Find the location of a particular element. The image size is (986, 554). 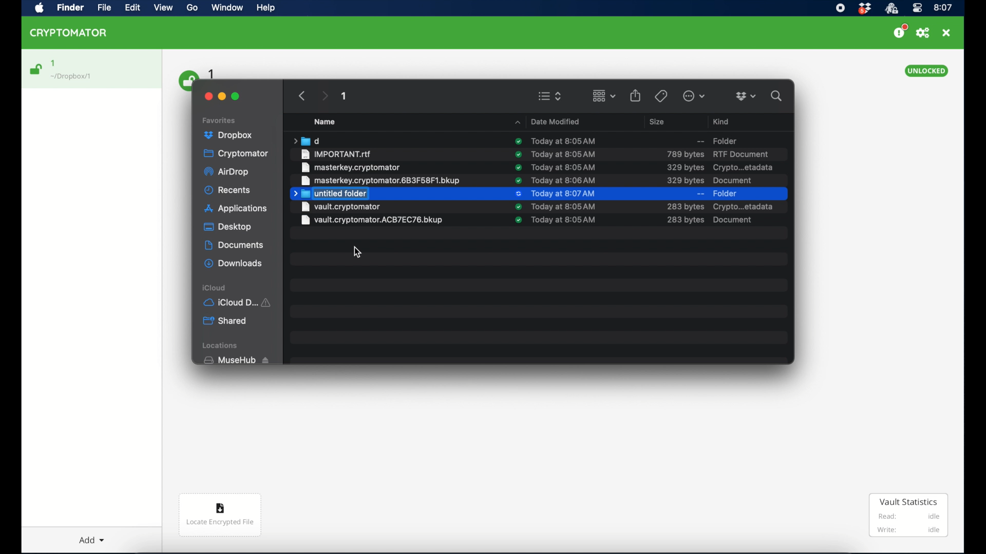

dropboxdropdown is located at coordinates (746, 96).